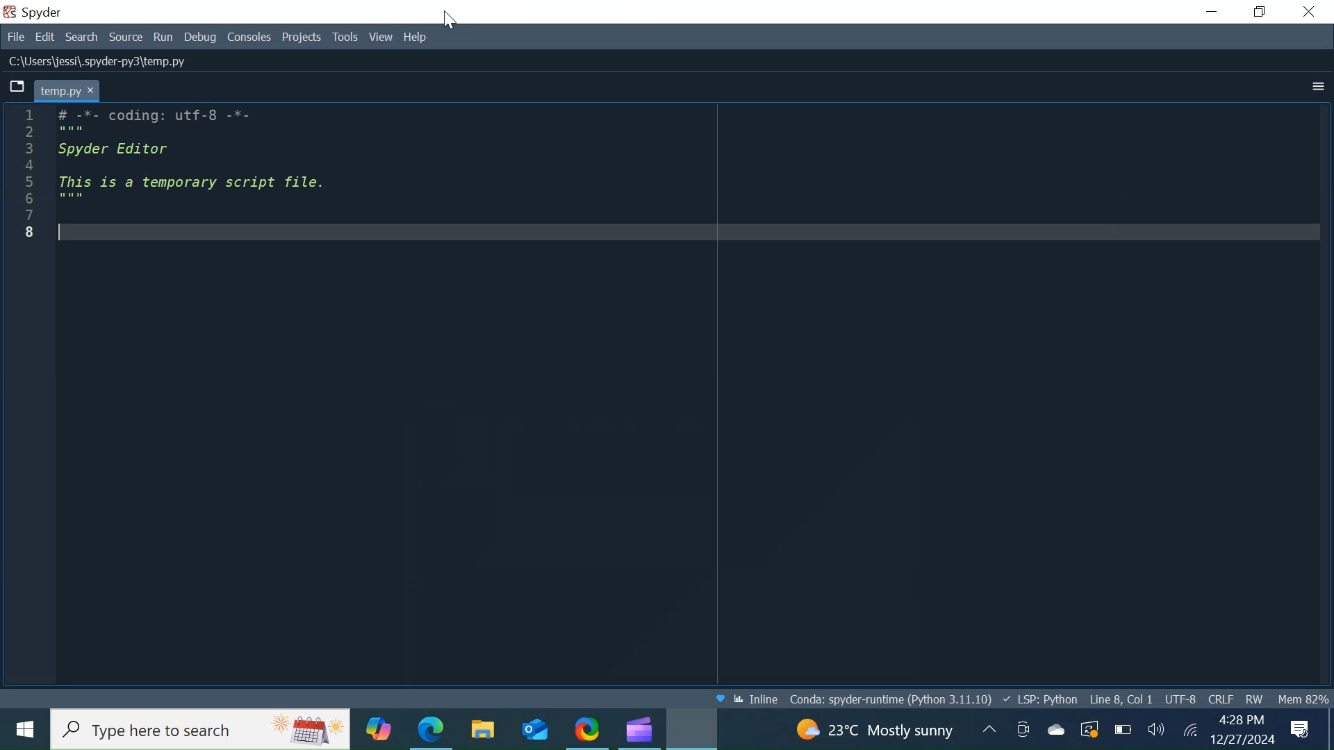 This screenshot has width=1334, height=750. What do you see at coordinates (165, 39) in the screenshot?
I see `Run` at bounding box center [165, 39].